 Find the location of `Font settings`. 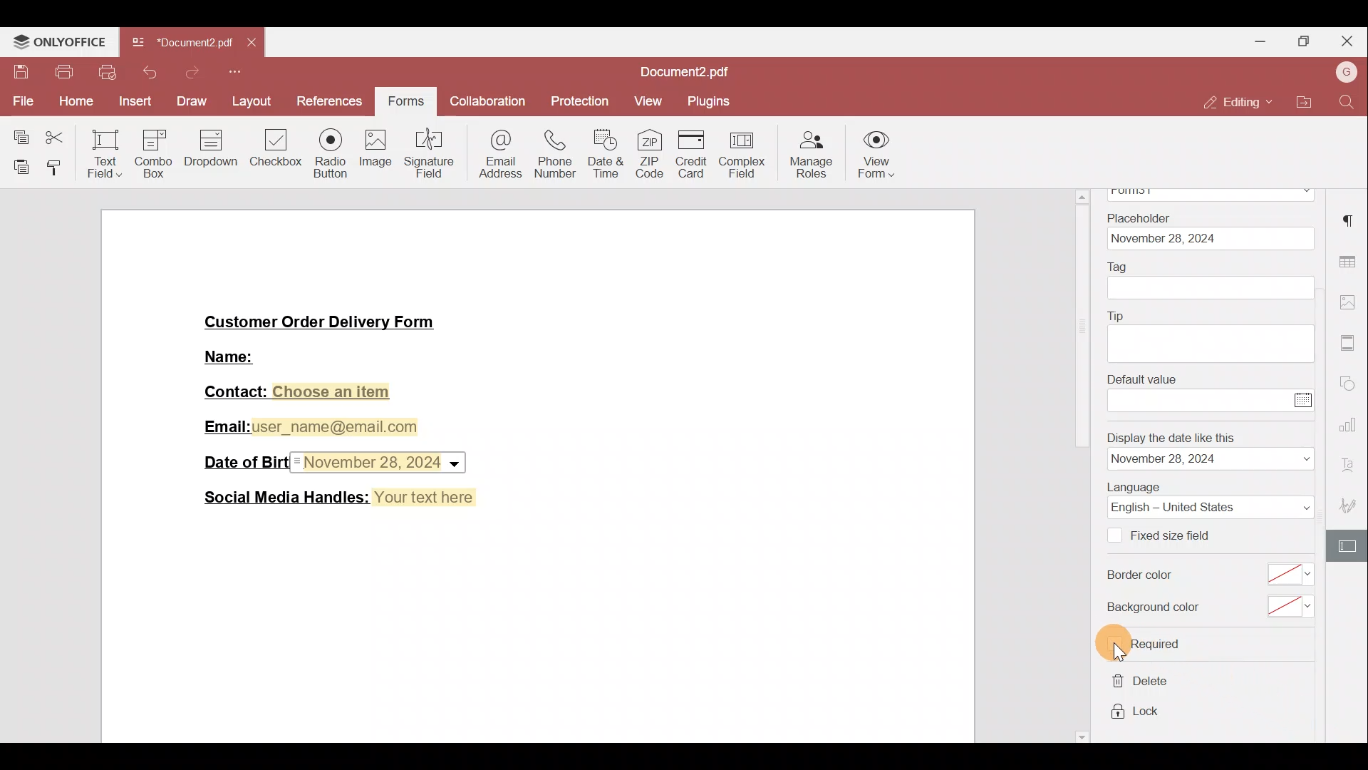

Font settings is located at coordinates (1349, 466).